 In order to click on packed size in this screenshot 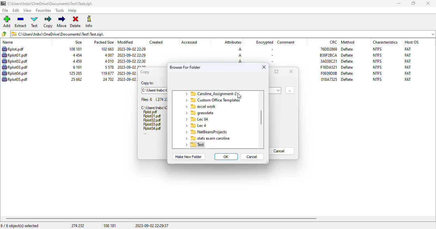, I will do `click(106, 73)`.